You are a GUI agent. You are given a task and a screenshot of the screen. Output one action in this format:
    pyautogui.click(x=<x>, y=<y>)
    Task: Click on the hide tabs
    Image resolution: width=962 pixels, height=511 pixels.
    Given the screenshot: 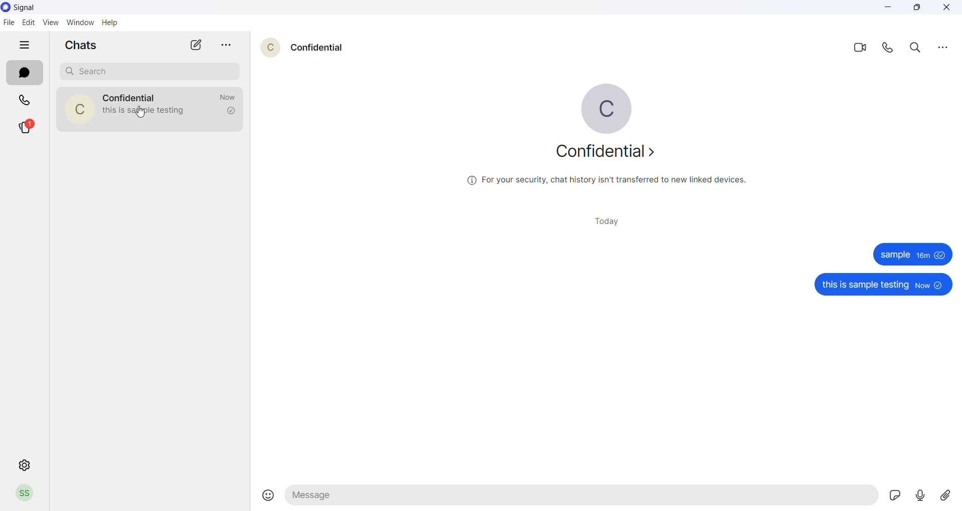 What is the action you would take?
    pyautogui.click(x=26, y=46)
    